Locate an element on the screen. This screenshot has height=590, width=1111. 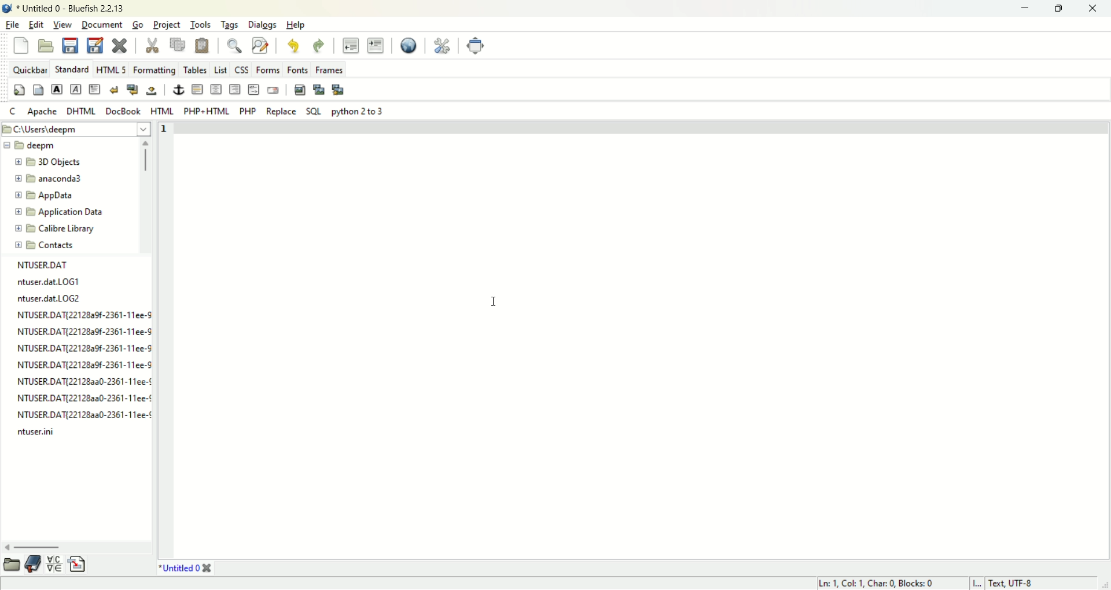
Filepath is located at coordinates (77, 129).